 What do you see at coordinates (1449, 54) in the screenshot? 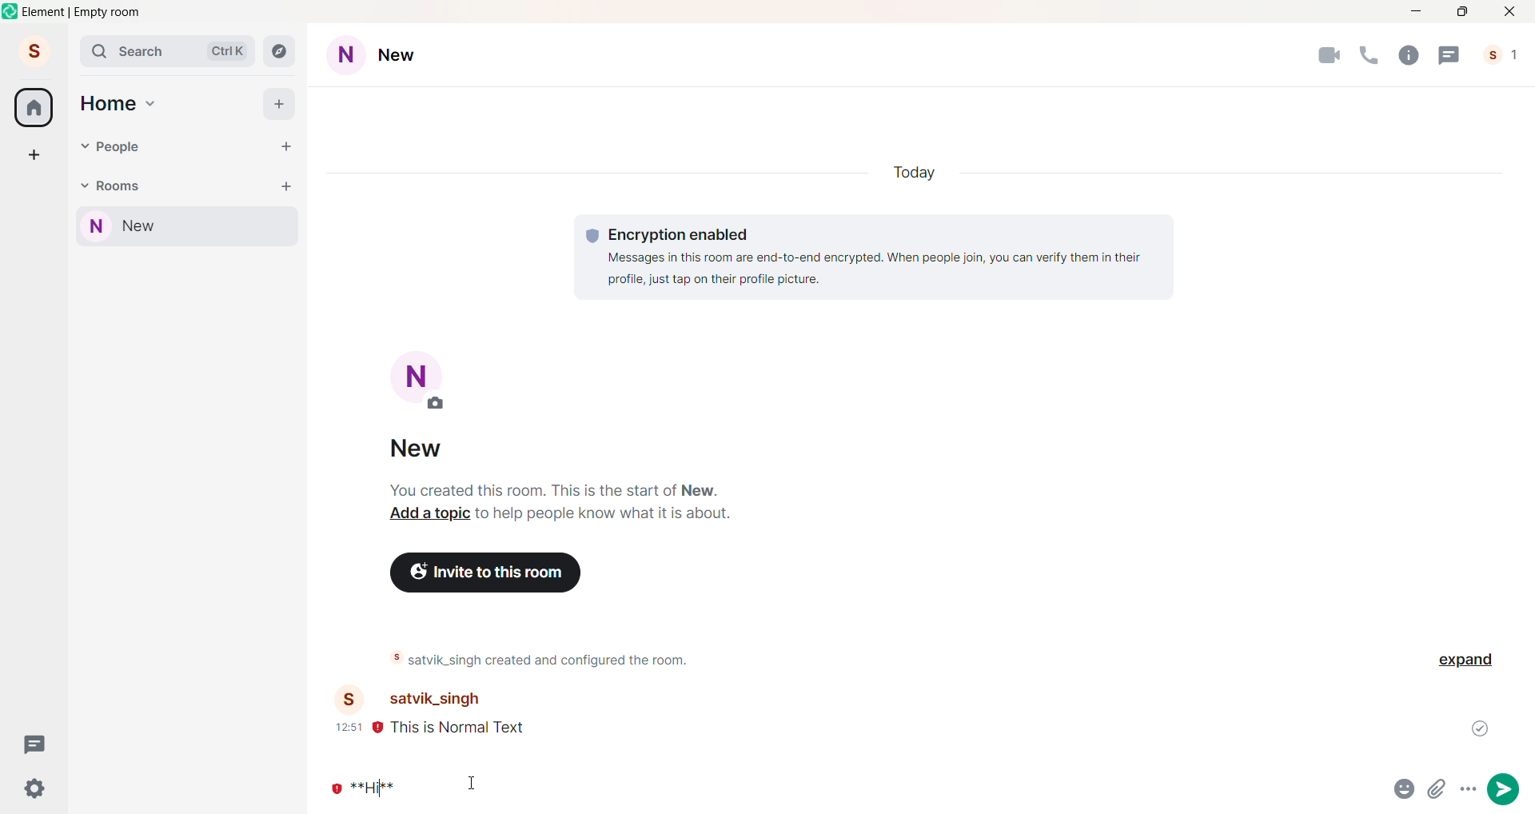
I see `Threads` at bounding box center [1449, 54].